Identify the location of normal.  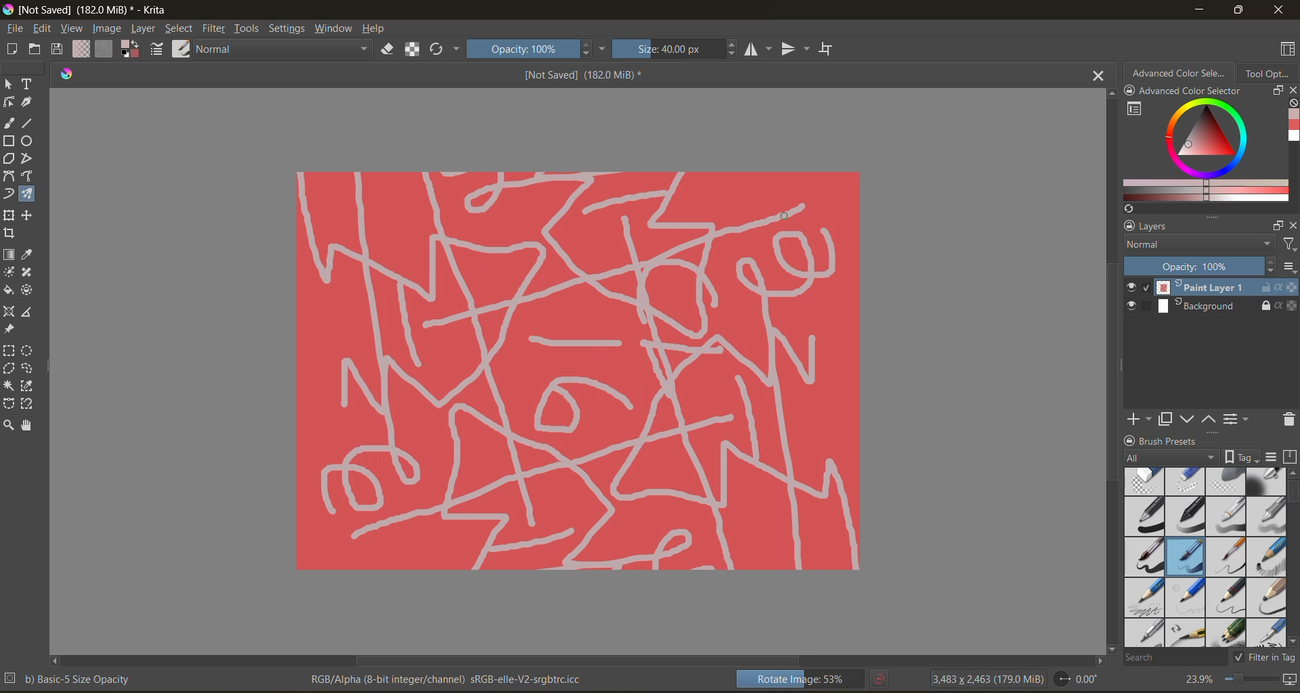
(1198, 243).